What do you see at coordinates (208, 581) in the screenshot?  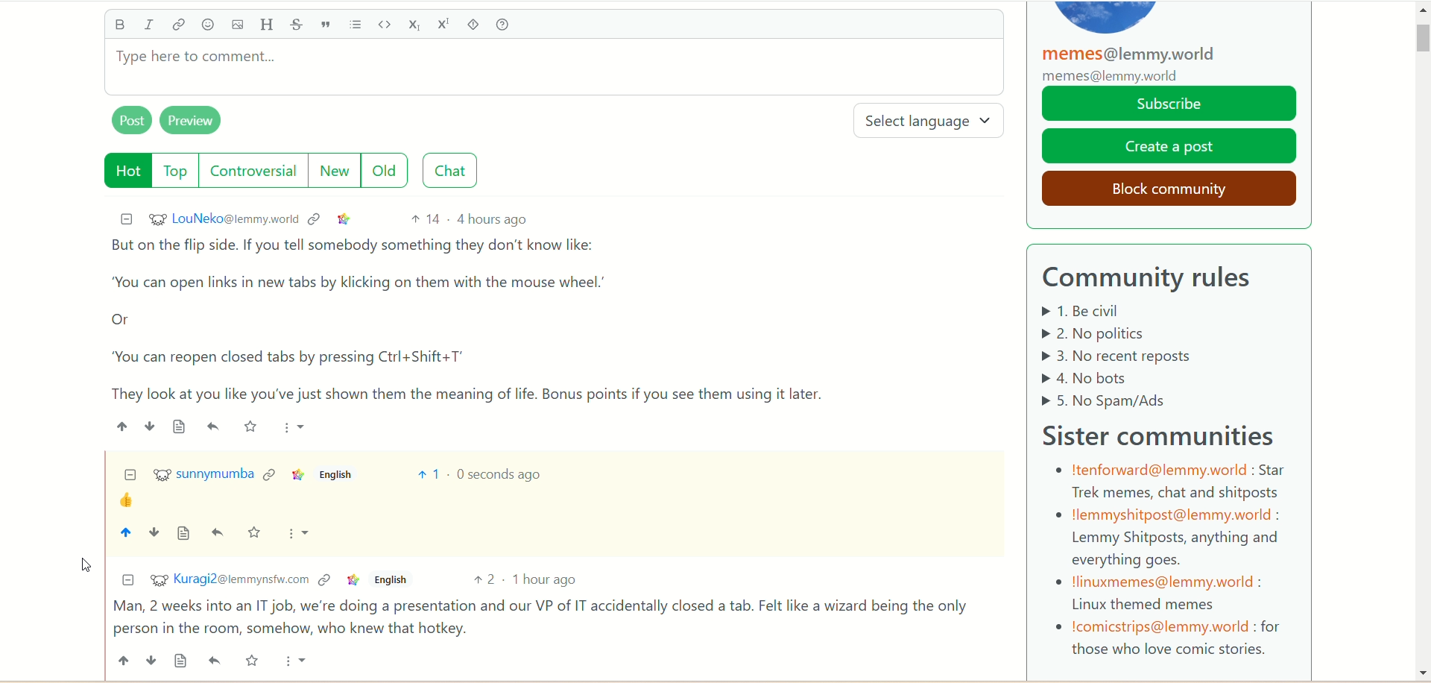 I see `username` at bounding box center [208, 581].